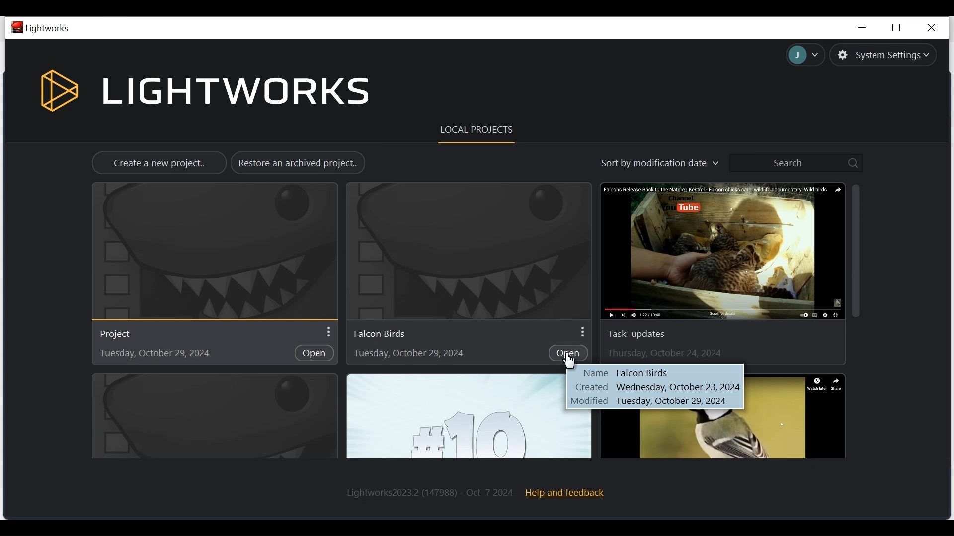 This screenshot has height=536, width=954. Describe the element at coordinates (801, 56) in the screenshot. I see `Acounts` at that location.